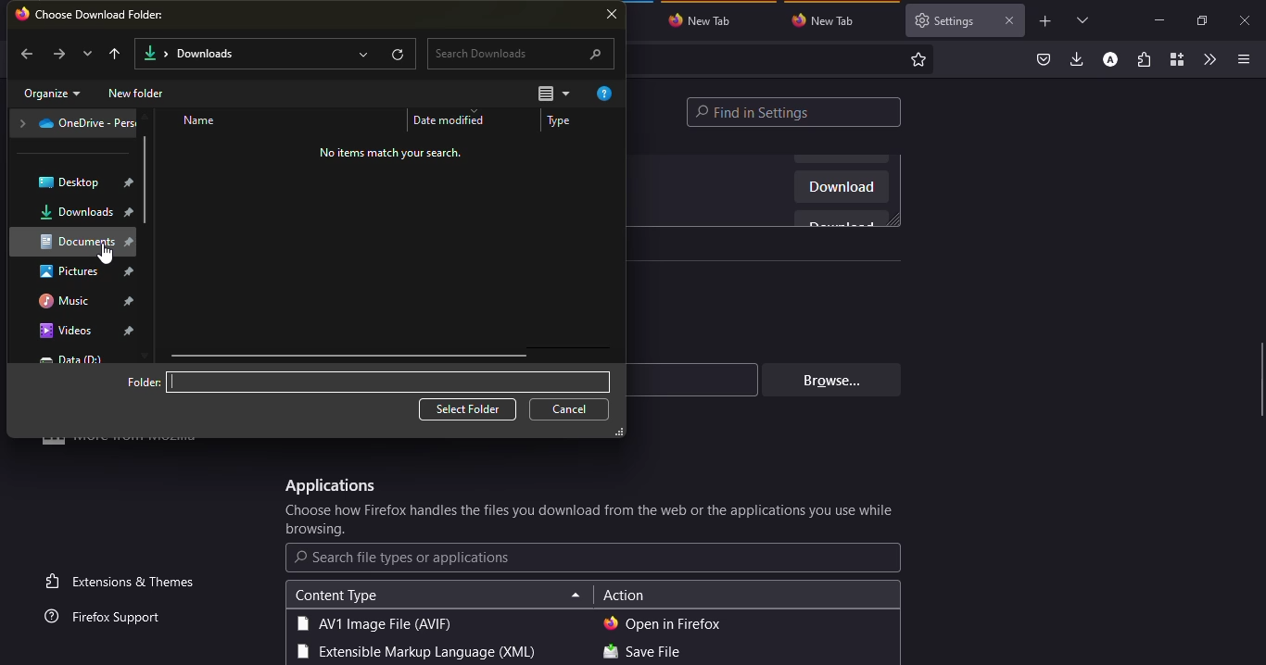  What do you see at coordinates (663, 623) in the screenshot?
I see `open` at bounding box center [663, 623].